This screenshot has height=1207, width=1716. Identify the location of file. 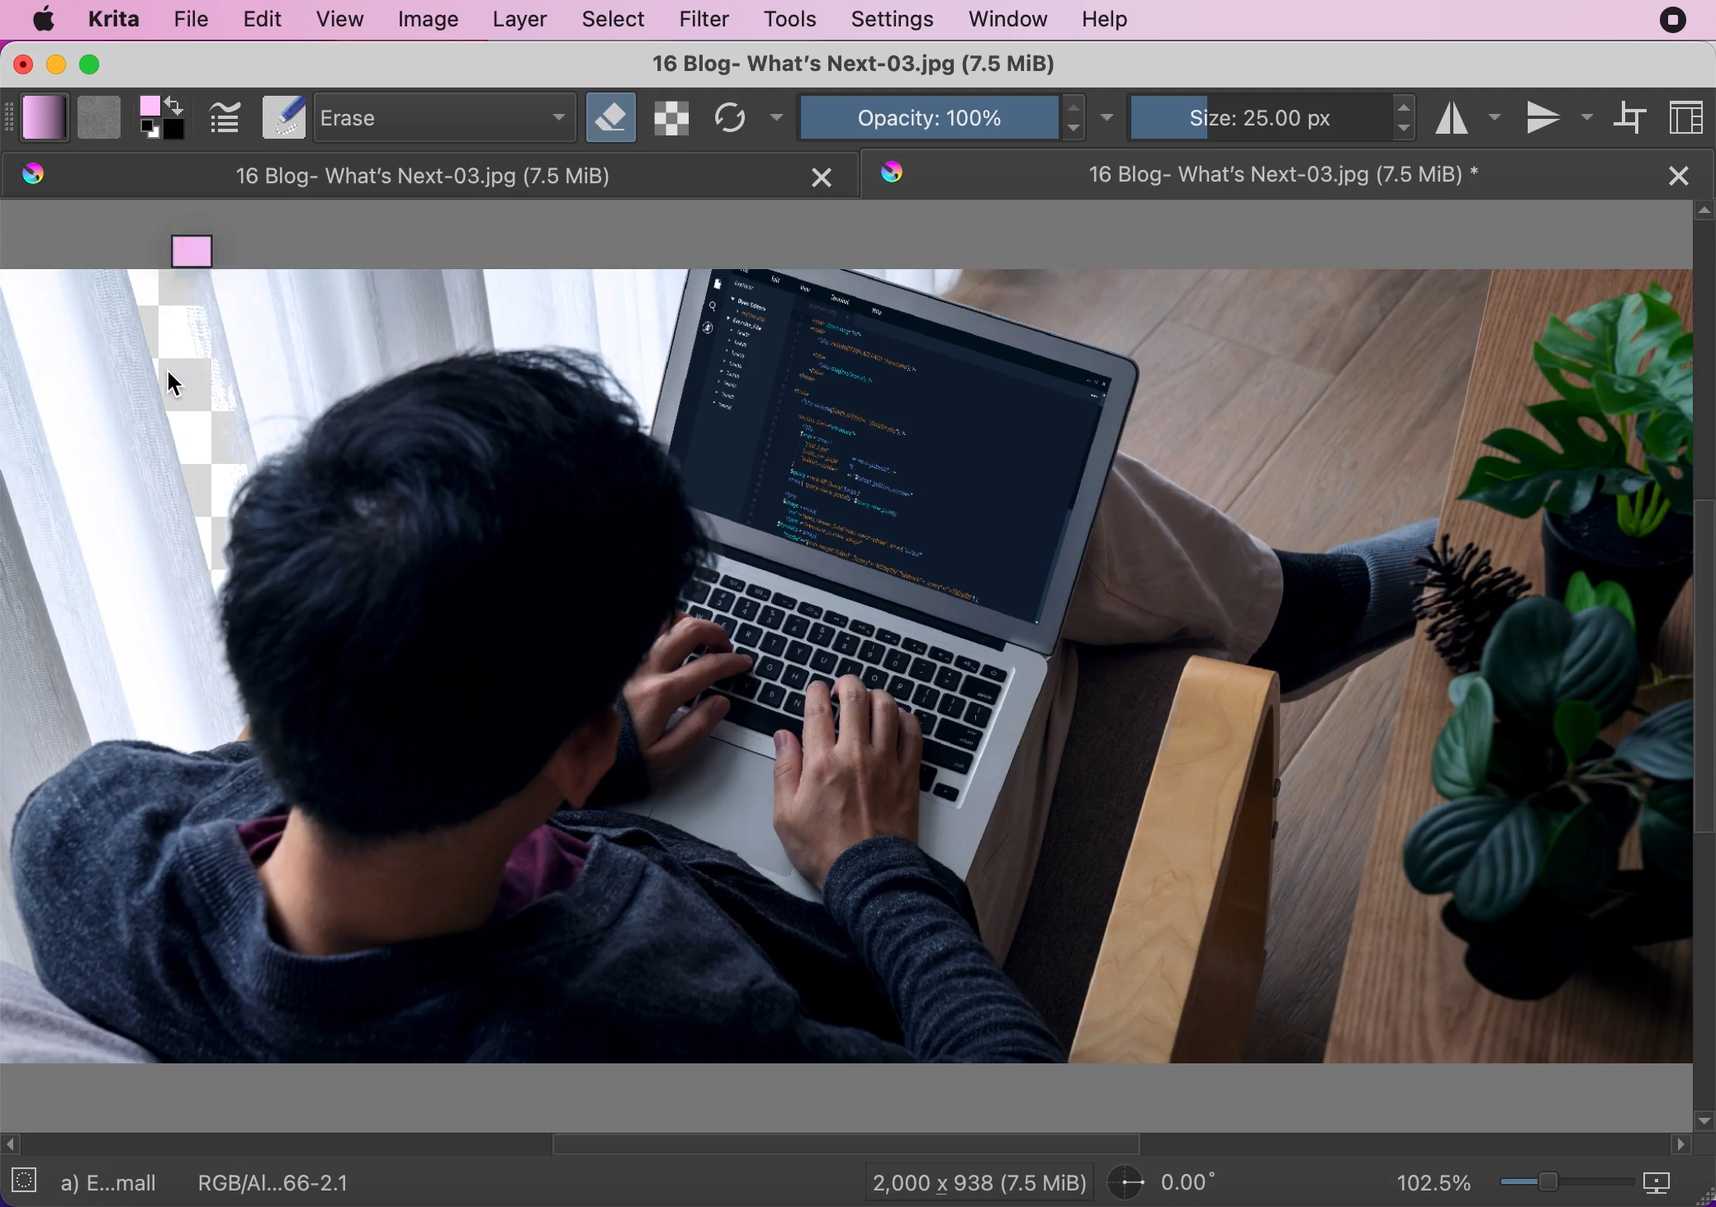
(192, 18).